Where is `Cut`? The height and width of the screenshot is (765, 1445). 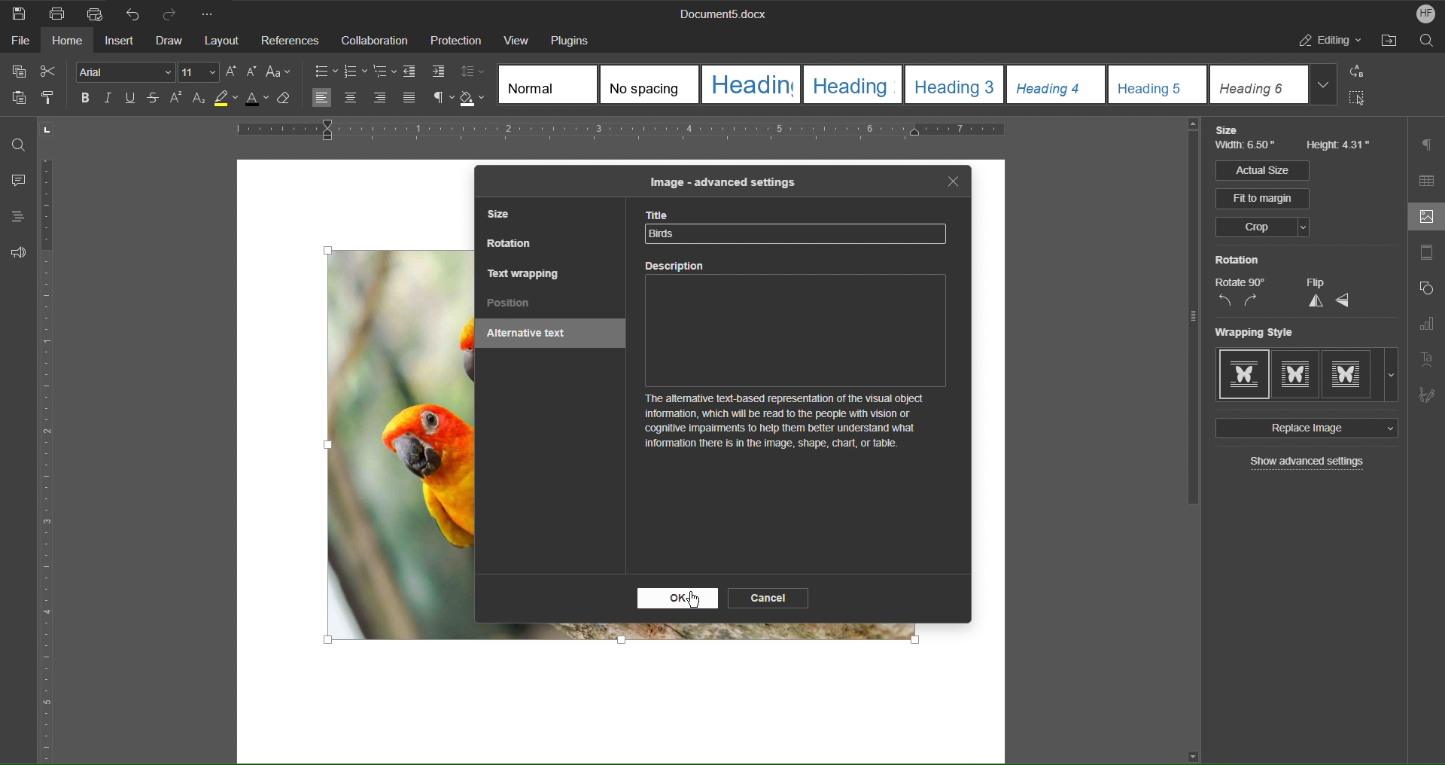 Cut is located at coordinates (51, 72).